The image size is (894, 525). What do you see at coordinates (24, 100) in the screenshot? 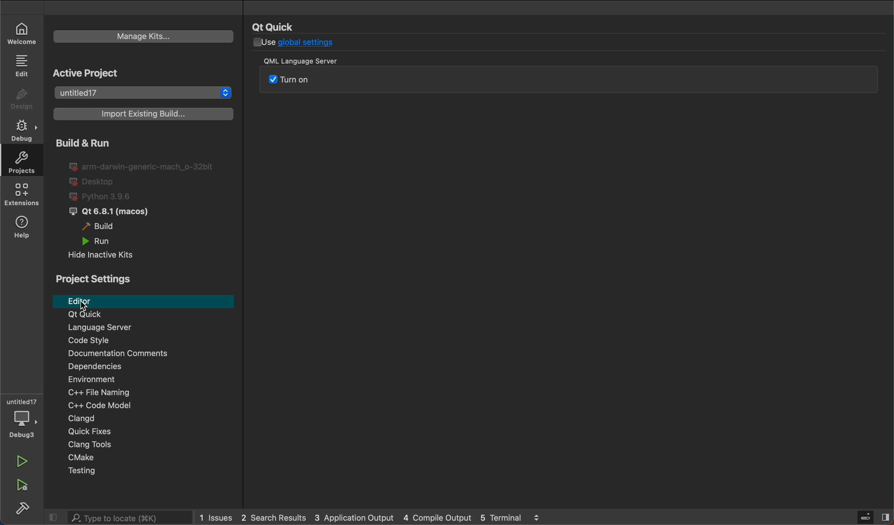
I see `design` at bounding box center [24, 100].